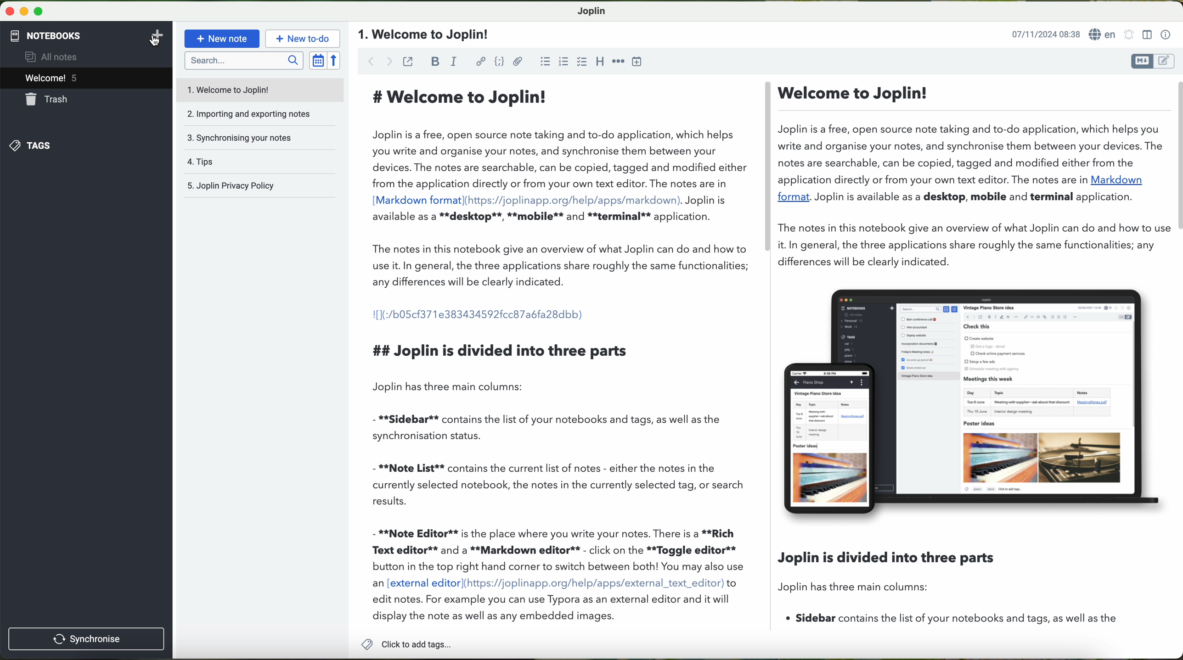 Image resolution: width=1183 pixels, height=660 pixels. What do you see at coordinates (203, 162) in the screenshot?
I see `tips` at bounding box center [203, 162].